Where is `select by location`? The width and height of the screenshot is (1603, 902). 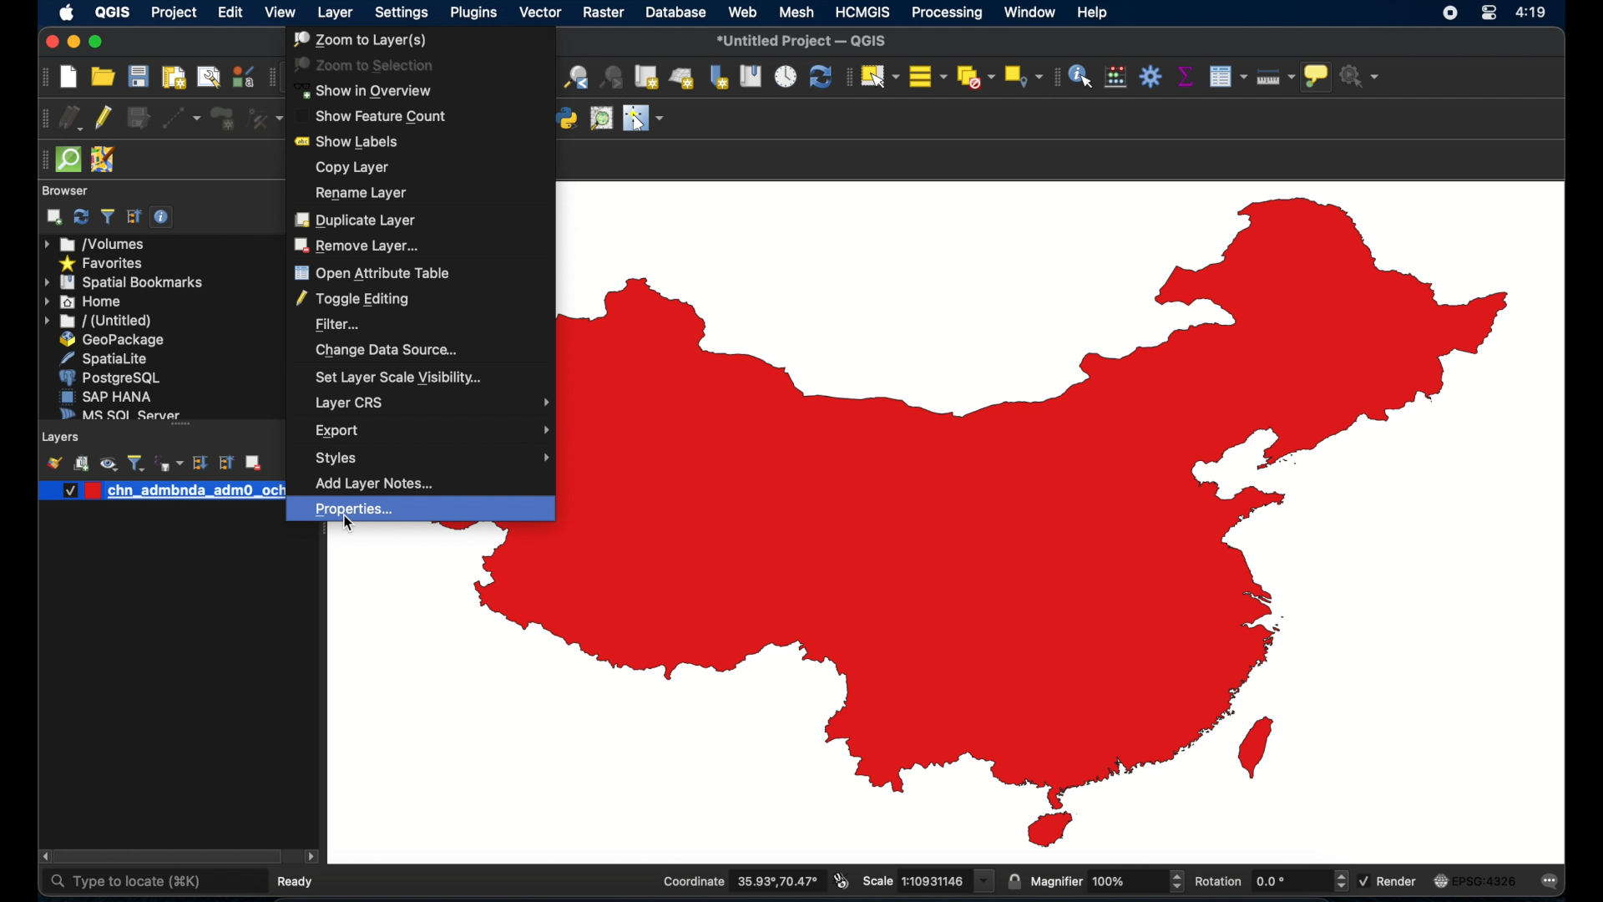
select by location is located at coordinates (1021, 76).